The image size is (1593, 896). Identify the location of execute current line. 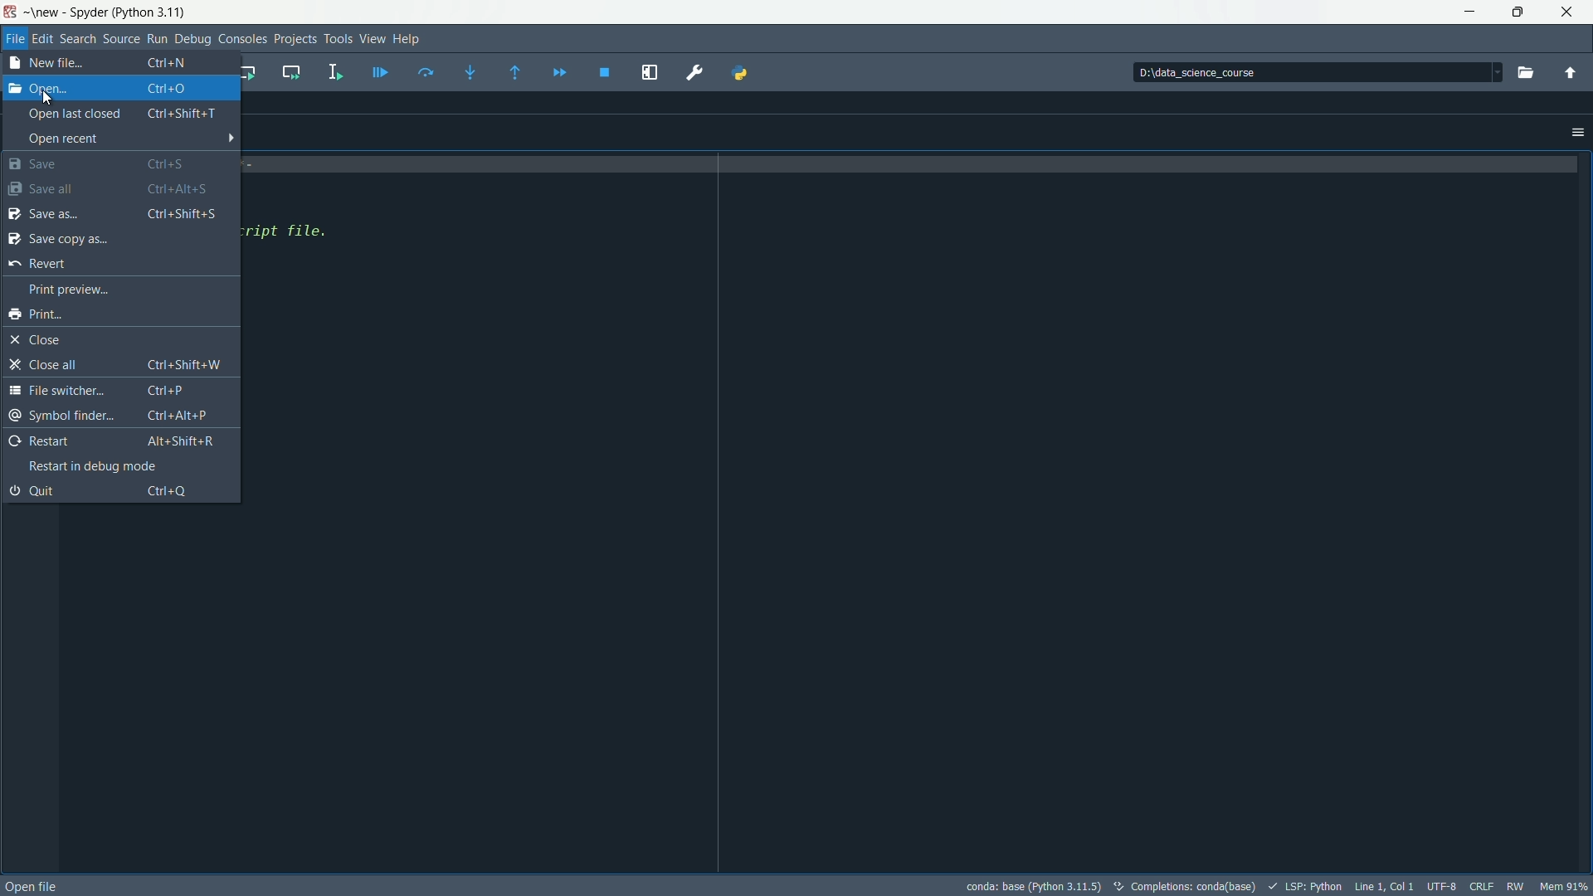
(426, 74).